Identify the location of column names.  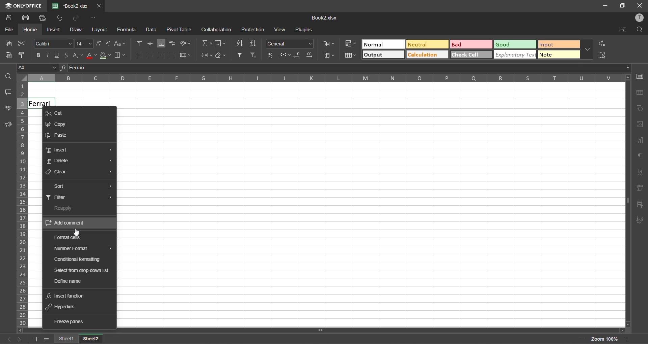
(322, 78).